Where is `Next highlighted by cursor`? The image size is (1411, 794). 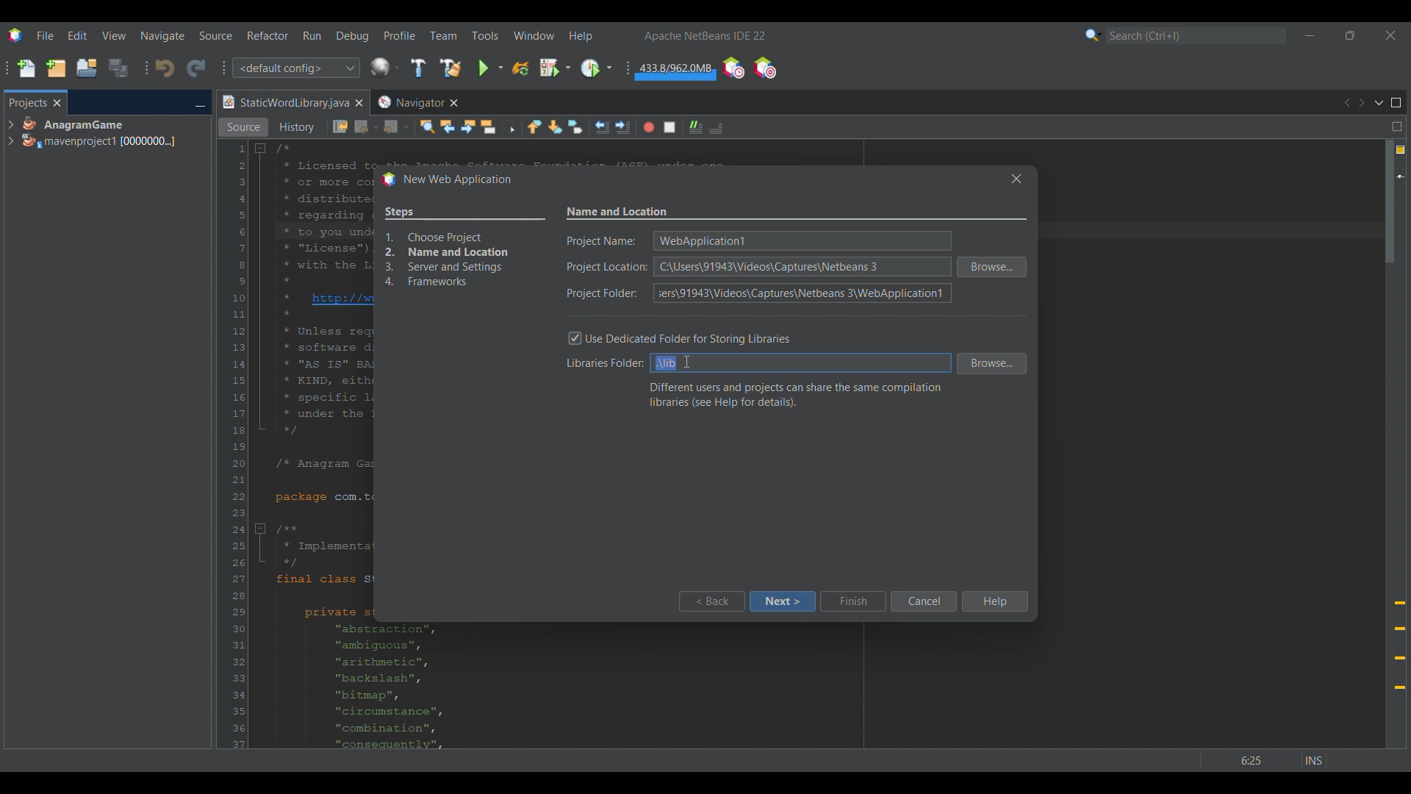 Next highlighted by cursor is located at coordinates (782, 601).